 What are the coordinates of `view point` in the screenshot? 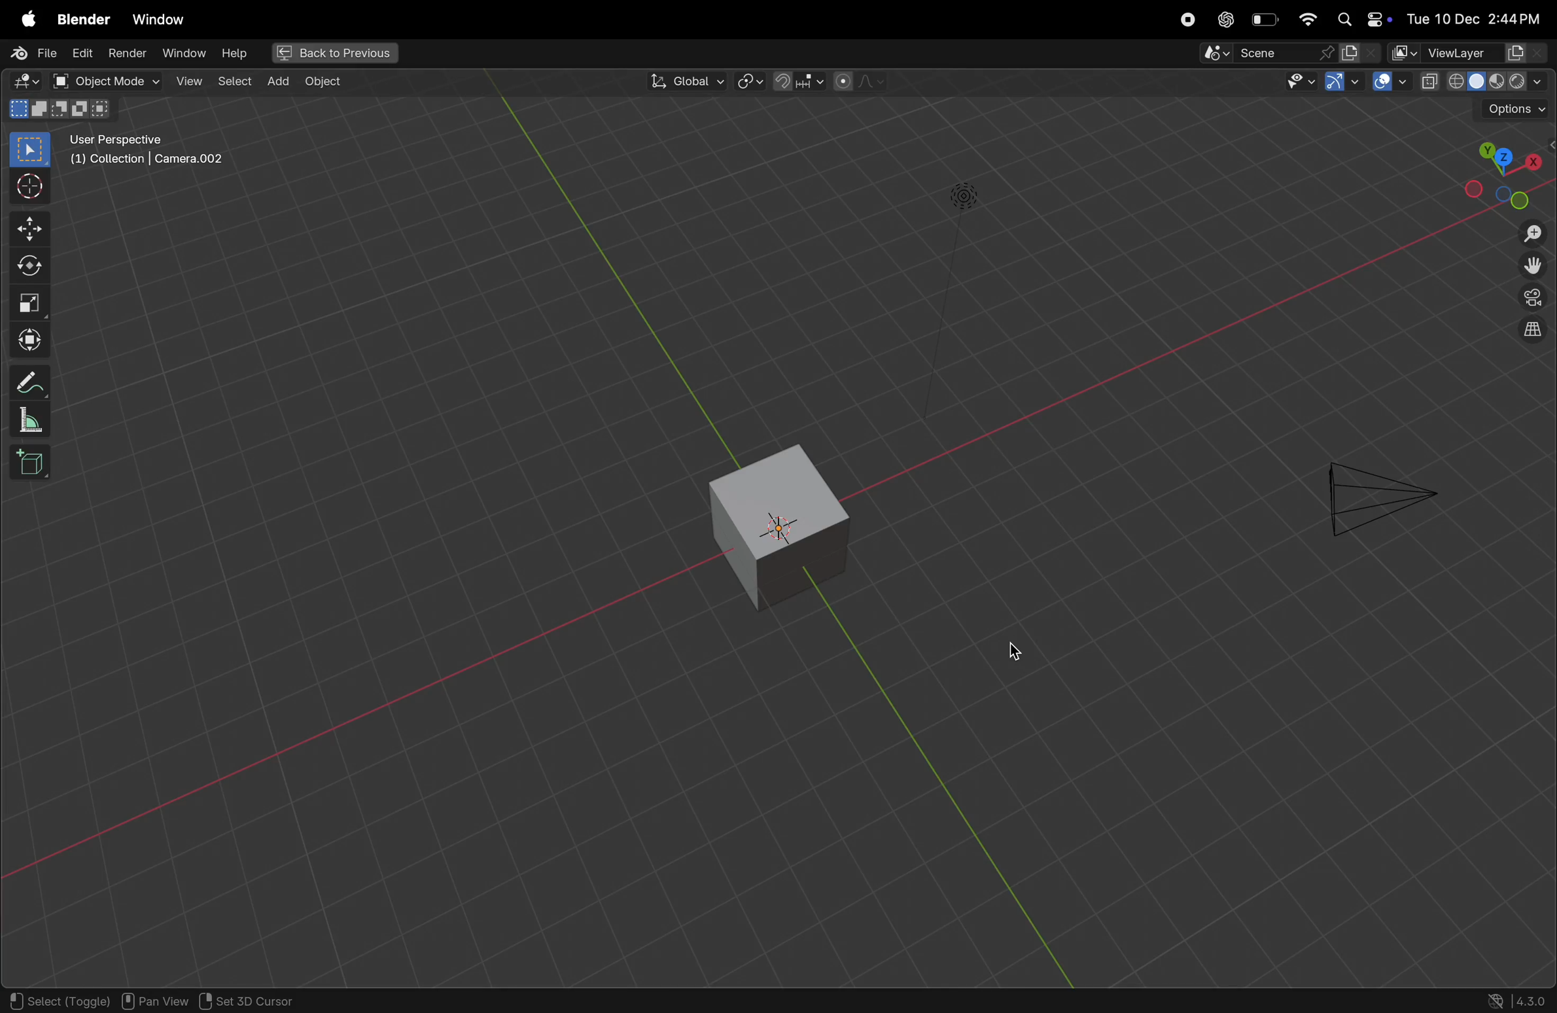 It's located at (1507, 171).